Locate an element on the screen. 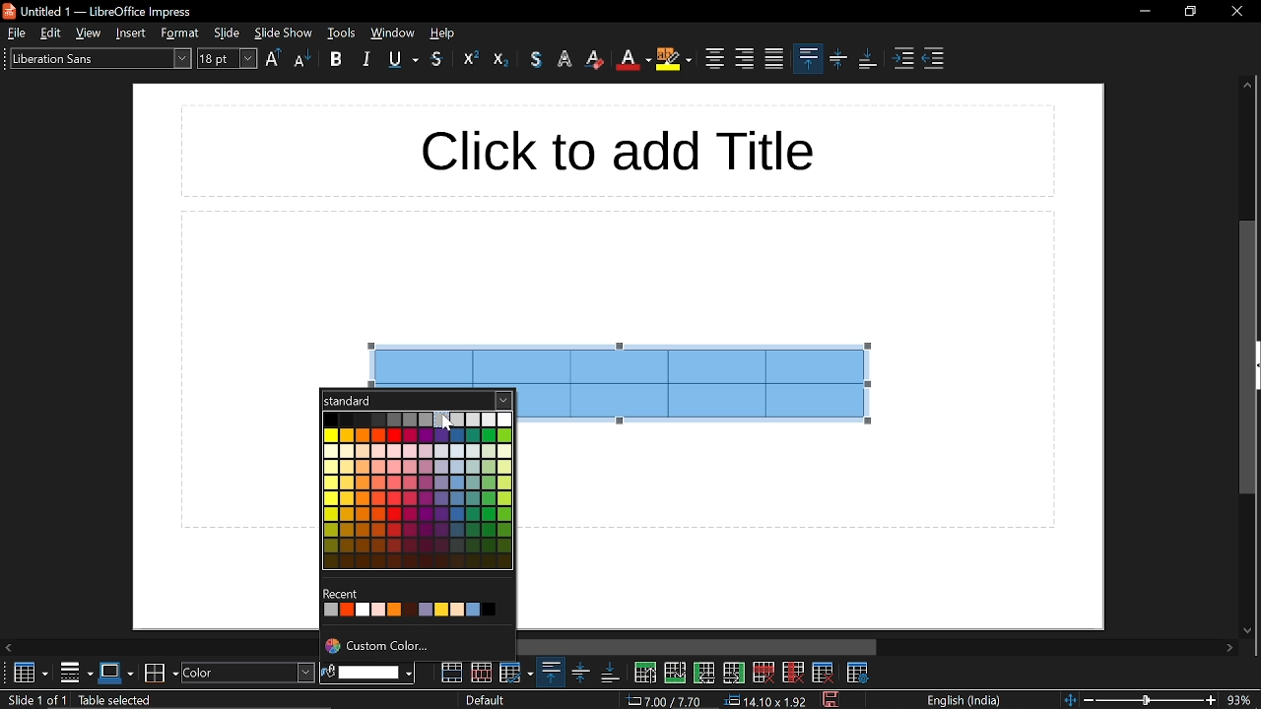  decrease indent is located at coordinates (935, 57).